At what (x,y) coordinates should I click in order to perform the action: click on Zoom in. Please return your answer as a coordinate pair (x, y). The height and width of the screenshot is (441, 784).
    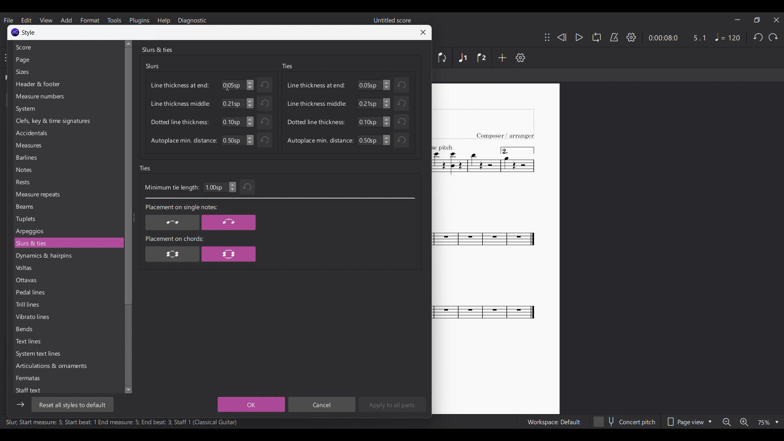
    Looking at the image, I should click on (743, 422).